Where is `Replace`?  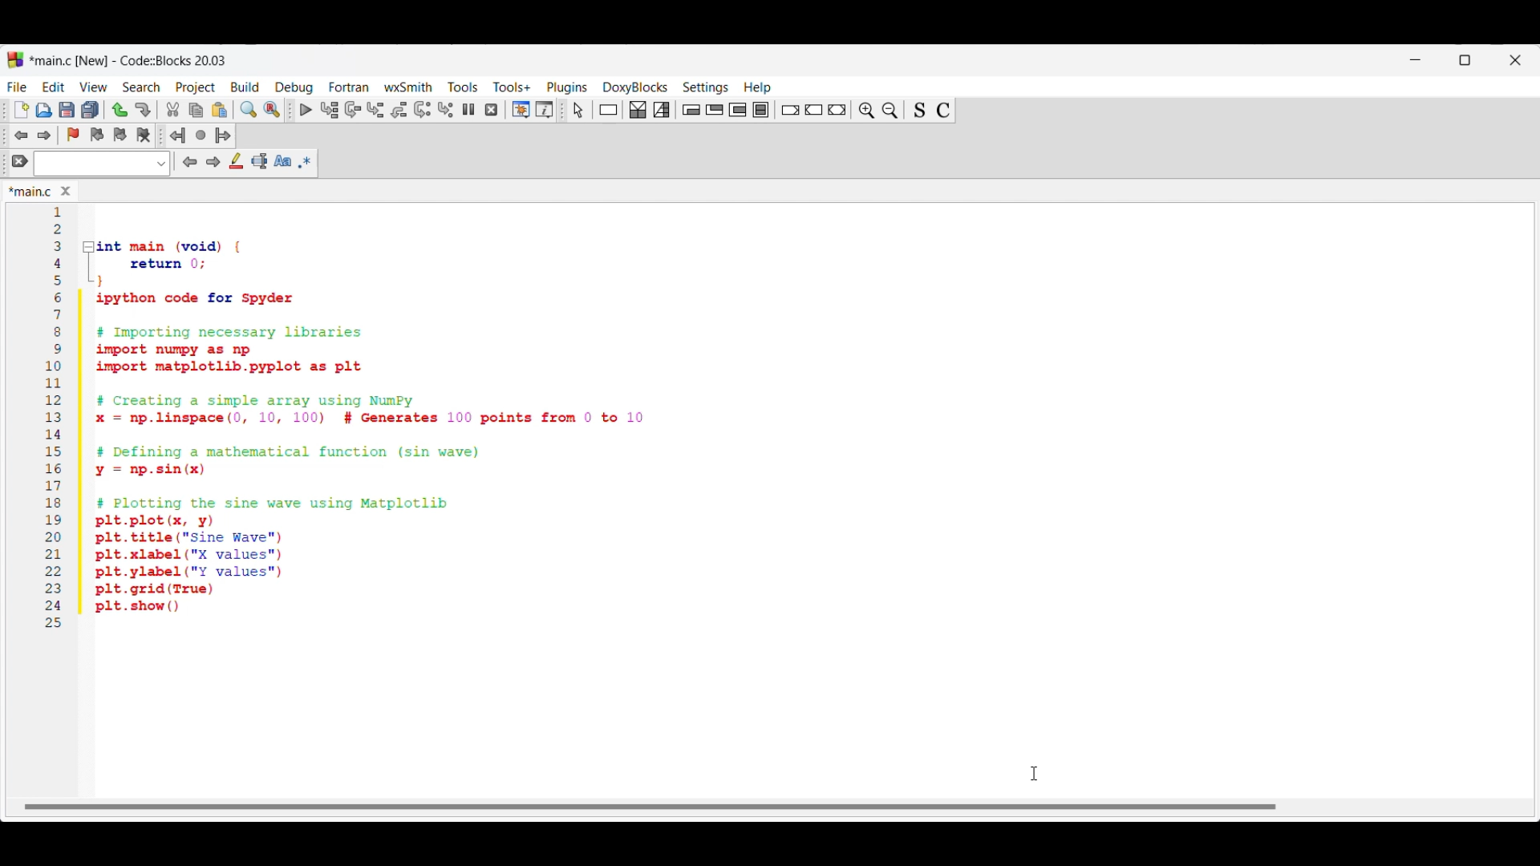
Replace is located at coordinates (272, 110).